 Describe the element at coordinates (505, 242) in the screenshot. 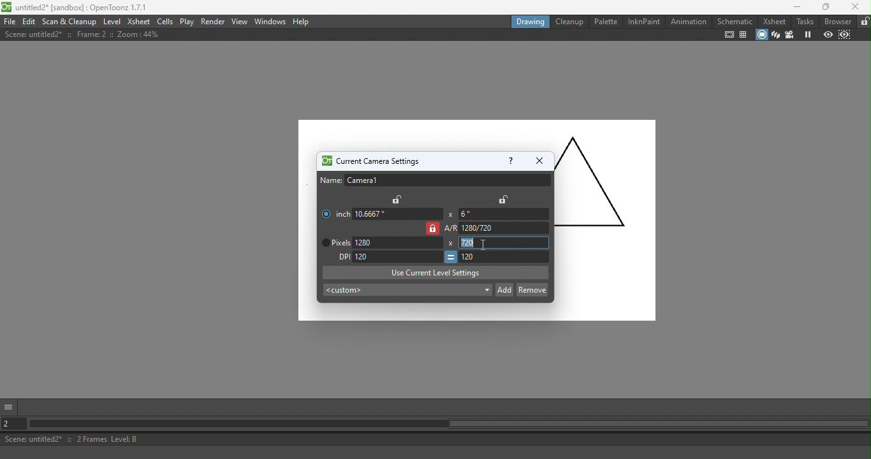

I see `Enter pixels` at that location.